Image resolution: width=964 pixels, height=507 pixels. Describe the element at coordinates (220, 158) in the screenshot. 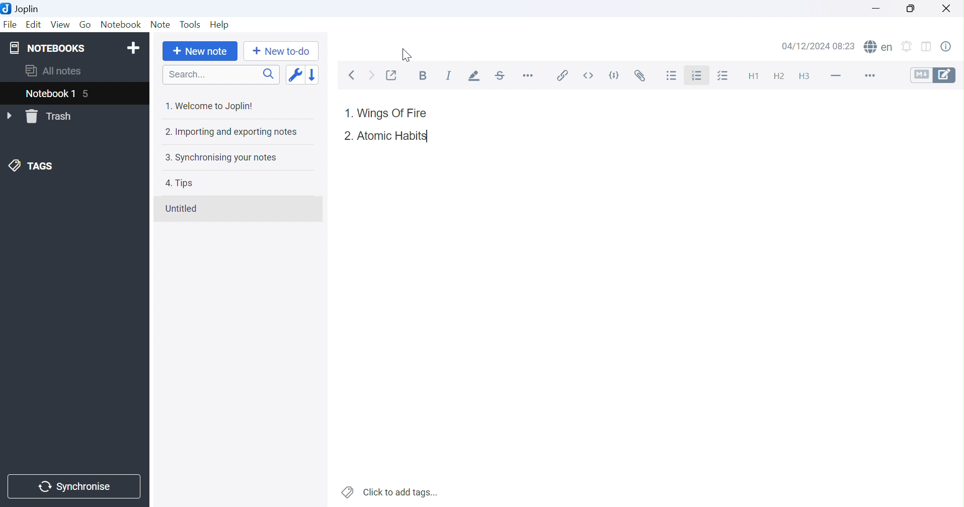

I see `3. Synchronising your notes` at that location.